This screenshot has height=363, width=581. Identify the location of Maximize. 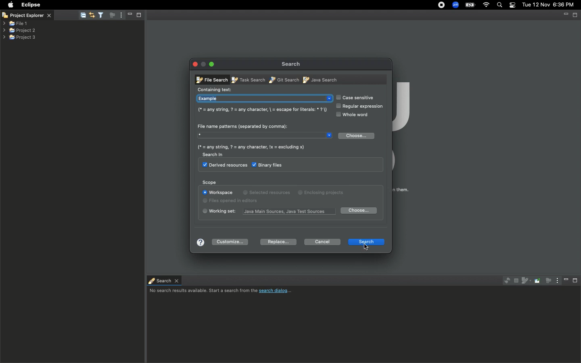
(576, 280).